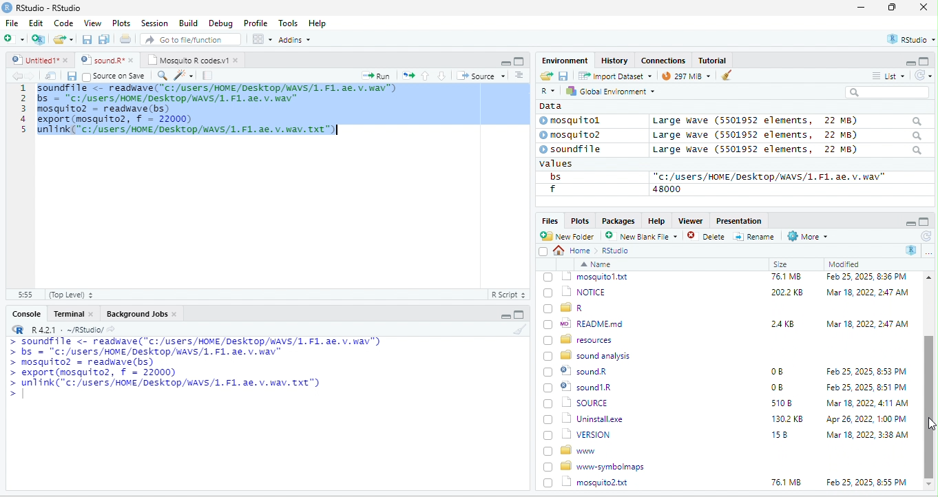  Describe the element at coordinates (589, 436) in the screenshot. I see `8 sound analysis` at that location.